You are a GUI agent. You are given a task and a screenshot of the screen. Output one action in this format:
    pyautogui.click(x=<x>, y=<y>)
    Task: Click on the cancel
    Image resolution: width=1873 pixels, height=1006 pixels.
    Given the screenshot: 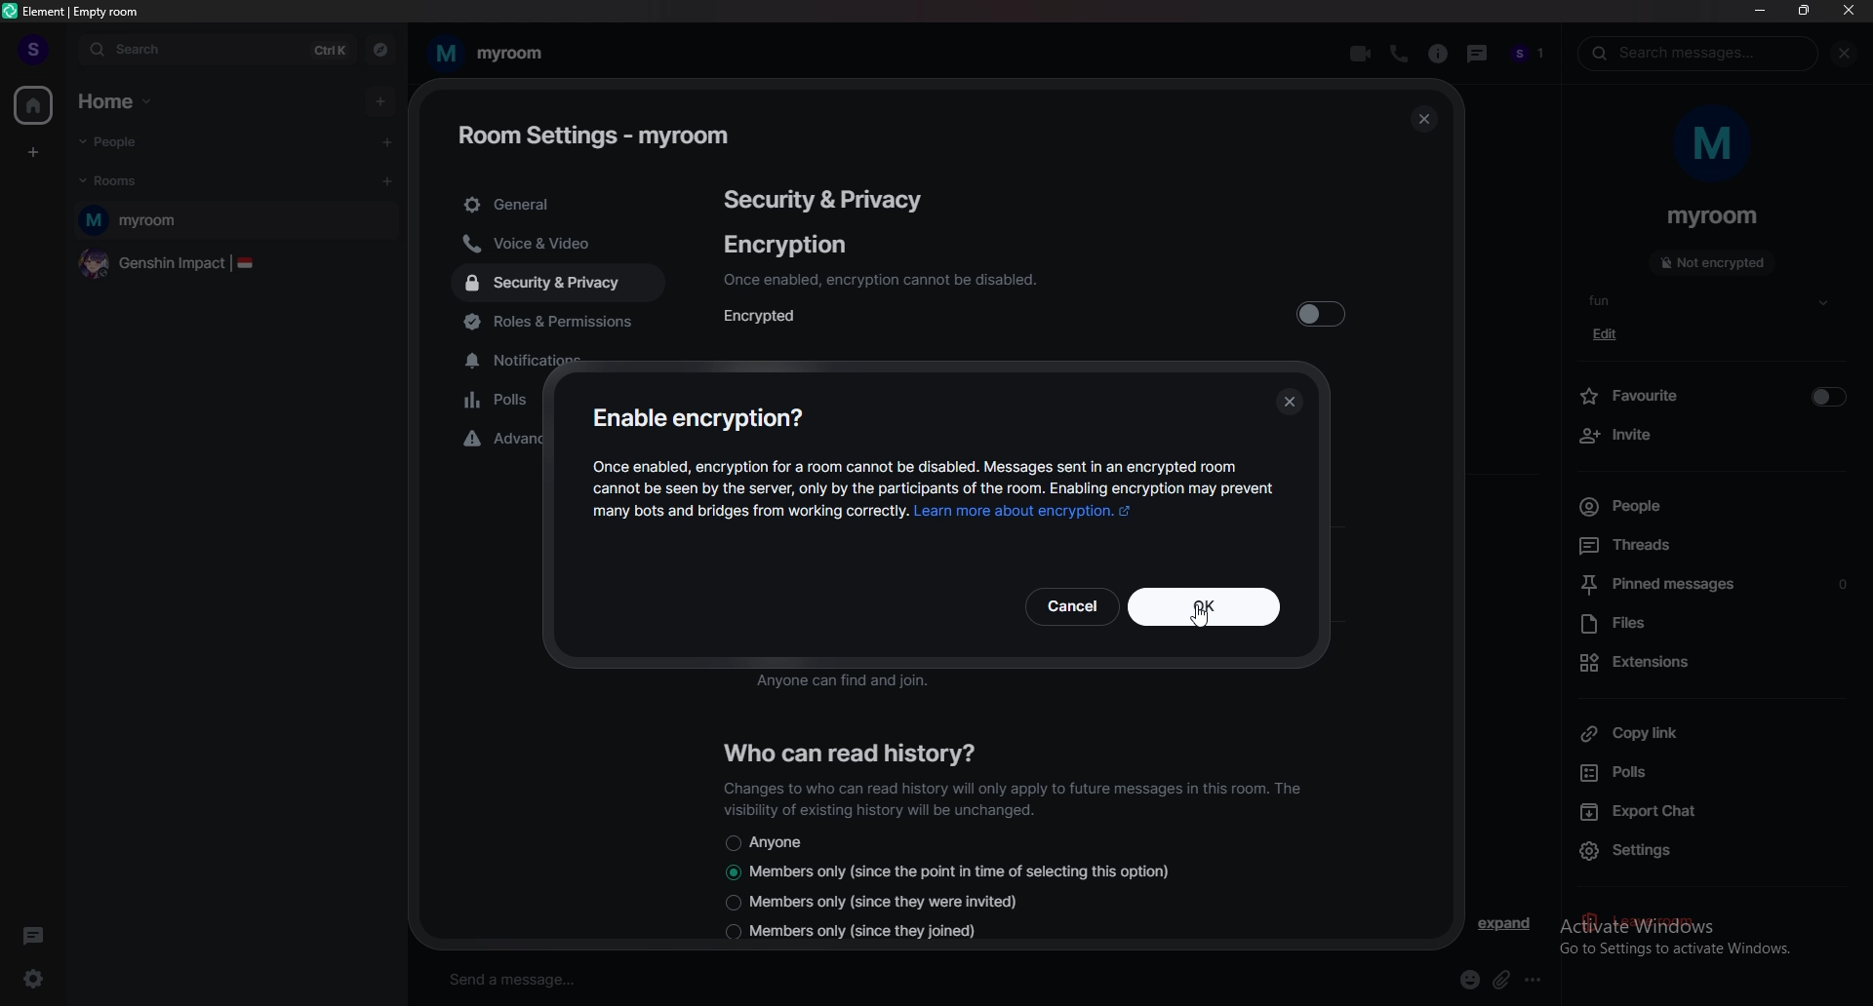 What is the action you would take?
    pyautogui.click(x=1074, y=607)
    